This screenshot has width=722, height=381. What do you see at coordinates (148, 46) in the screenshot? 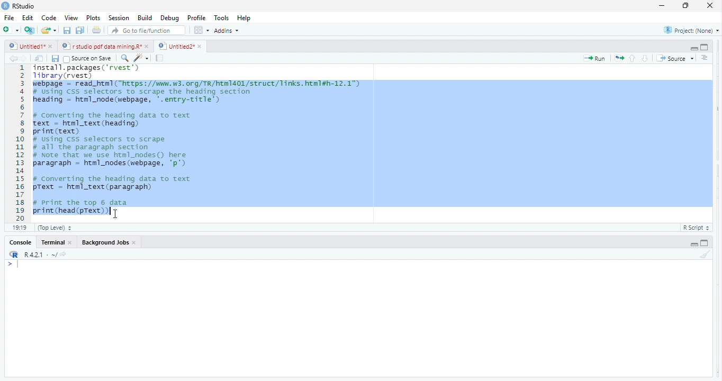
I see `close` at bounding box center [148, 46].